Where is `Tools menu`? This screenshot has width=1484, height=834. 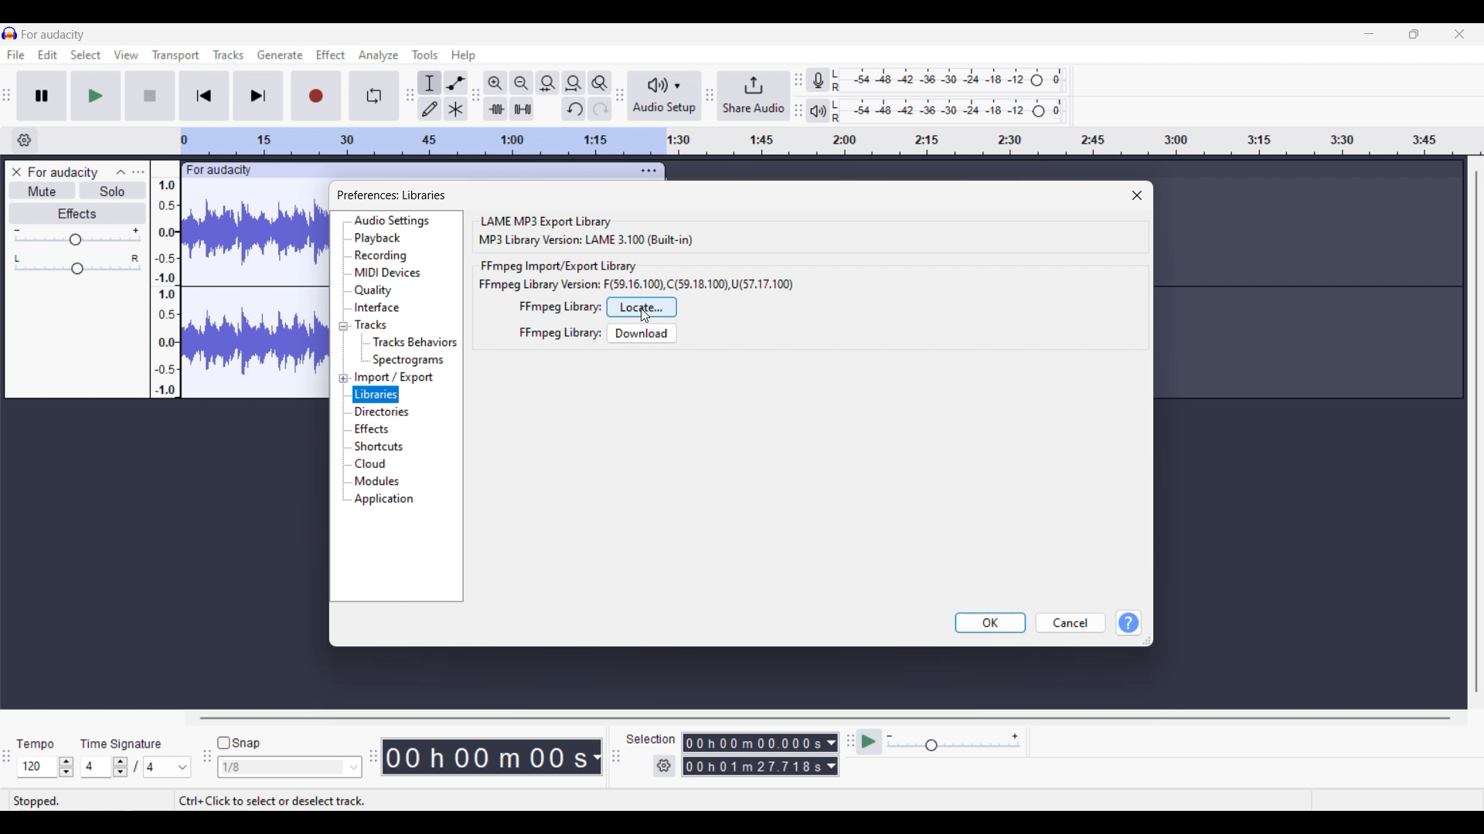
Tools menu is located at coordinates (426, 55).